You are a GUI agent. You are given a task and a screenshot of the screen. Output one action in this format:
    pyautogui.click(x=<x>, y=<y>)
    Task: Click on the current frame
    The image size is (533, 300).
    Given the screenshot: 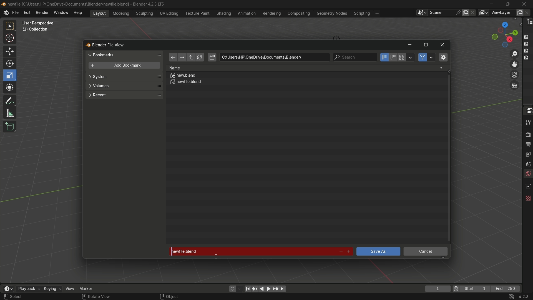 What is the action you would take?
    pyautogui.click(x=437, y=289)
    